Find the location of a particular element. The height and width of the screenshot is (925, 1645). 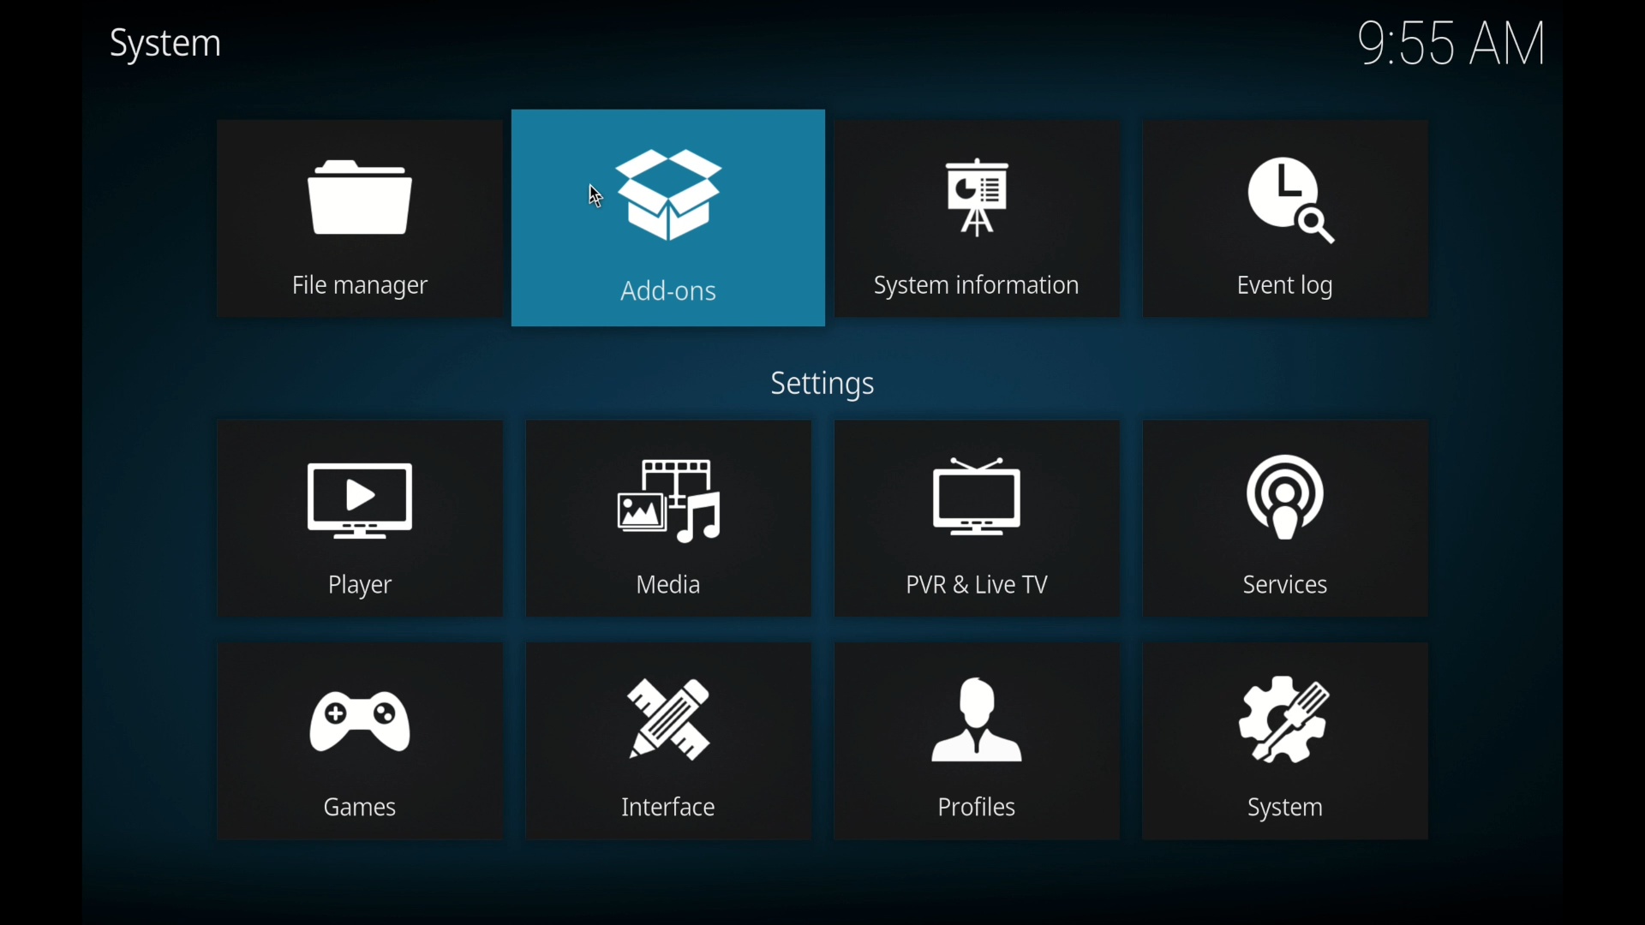

services is located at coordinates (1289, 516).